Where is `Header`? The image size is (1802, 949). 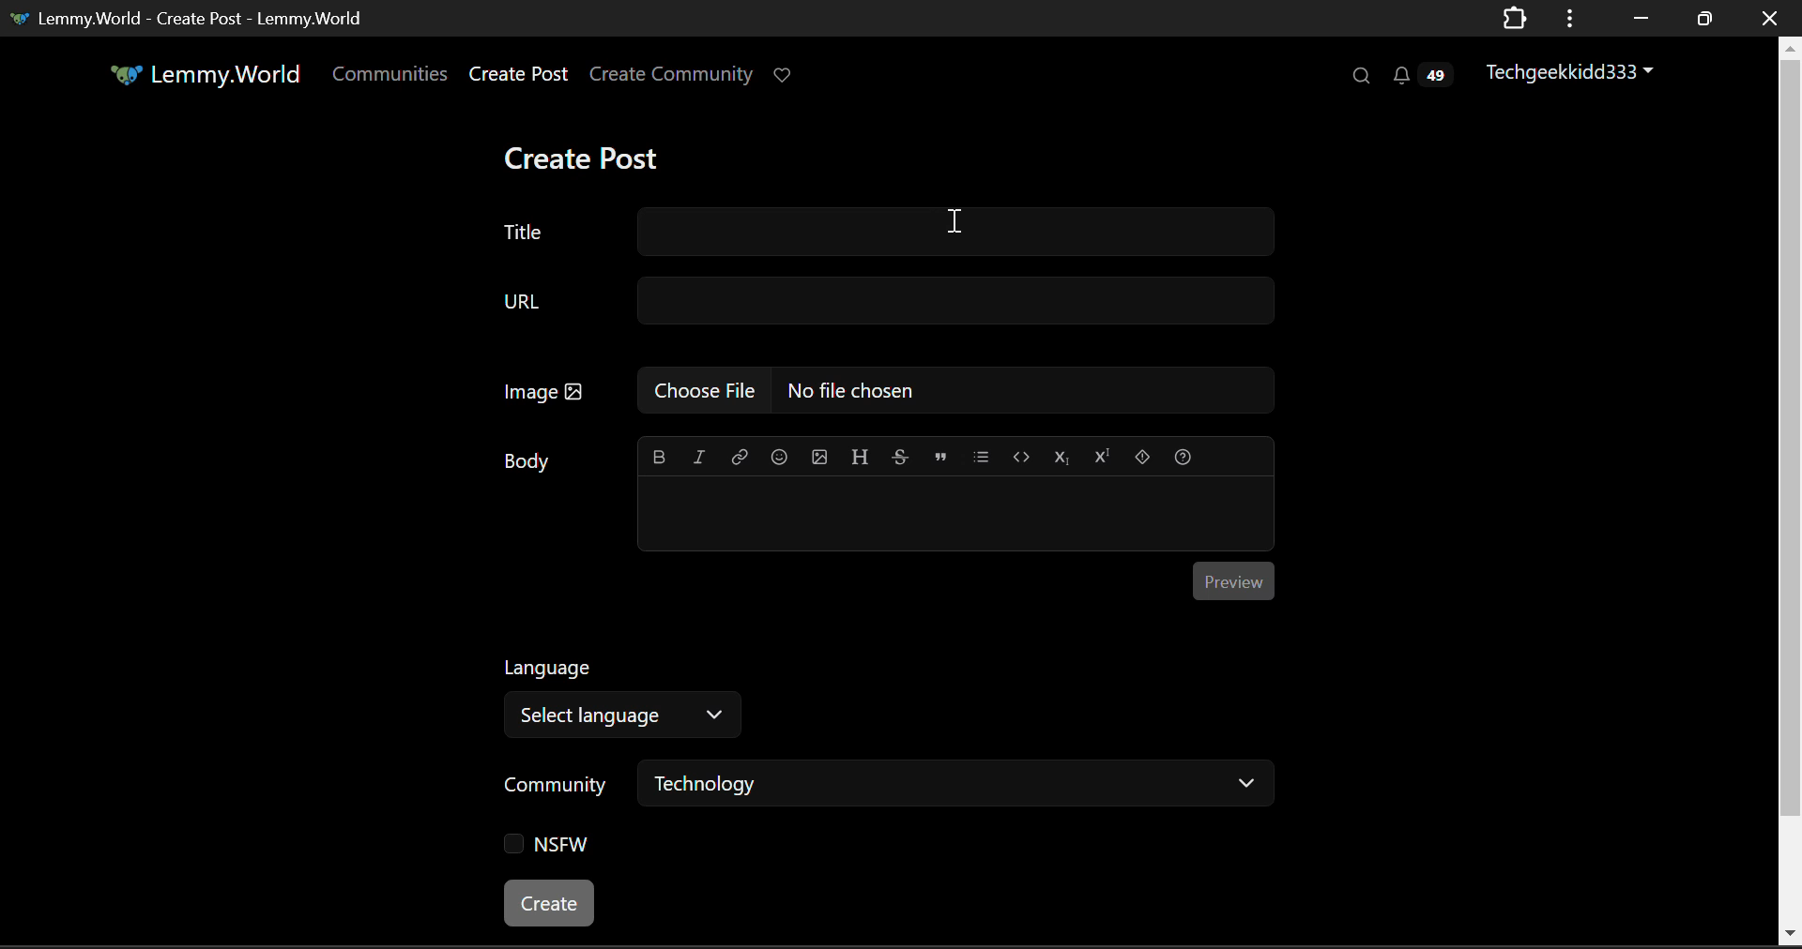
Header is located at coordinates (860, 457).